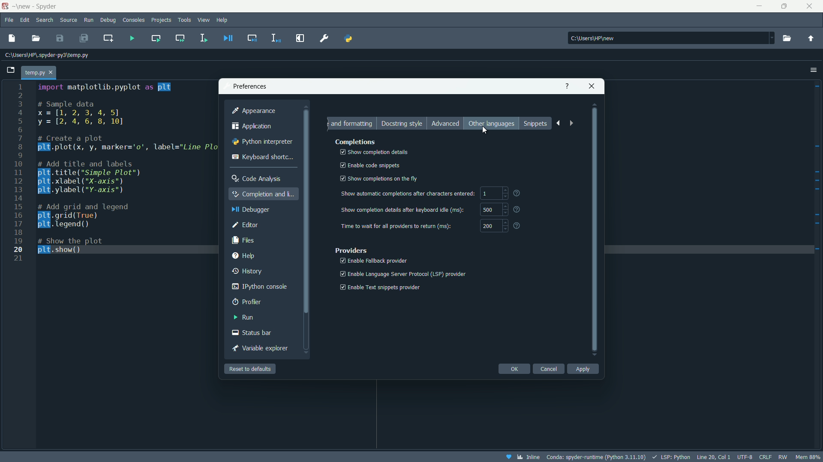 This screenshot has height=462, width=823. Describe the element at coordinates (249, 210) in the screenshot. I see `debugger` at that location.